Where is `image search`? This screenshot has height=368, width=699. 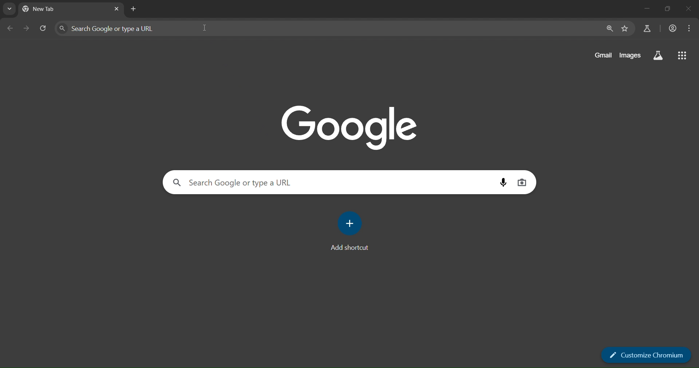 image search is located at coordinates (522, 182).